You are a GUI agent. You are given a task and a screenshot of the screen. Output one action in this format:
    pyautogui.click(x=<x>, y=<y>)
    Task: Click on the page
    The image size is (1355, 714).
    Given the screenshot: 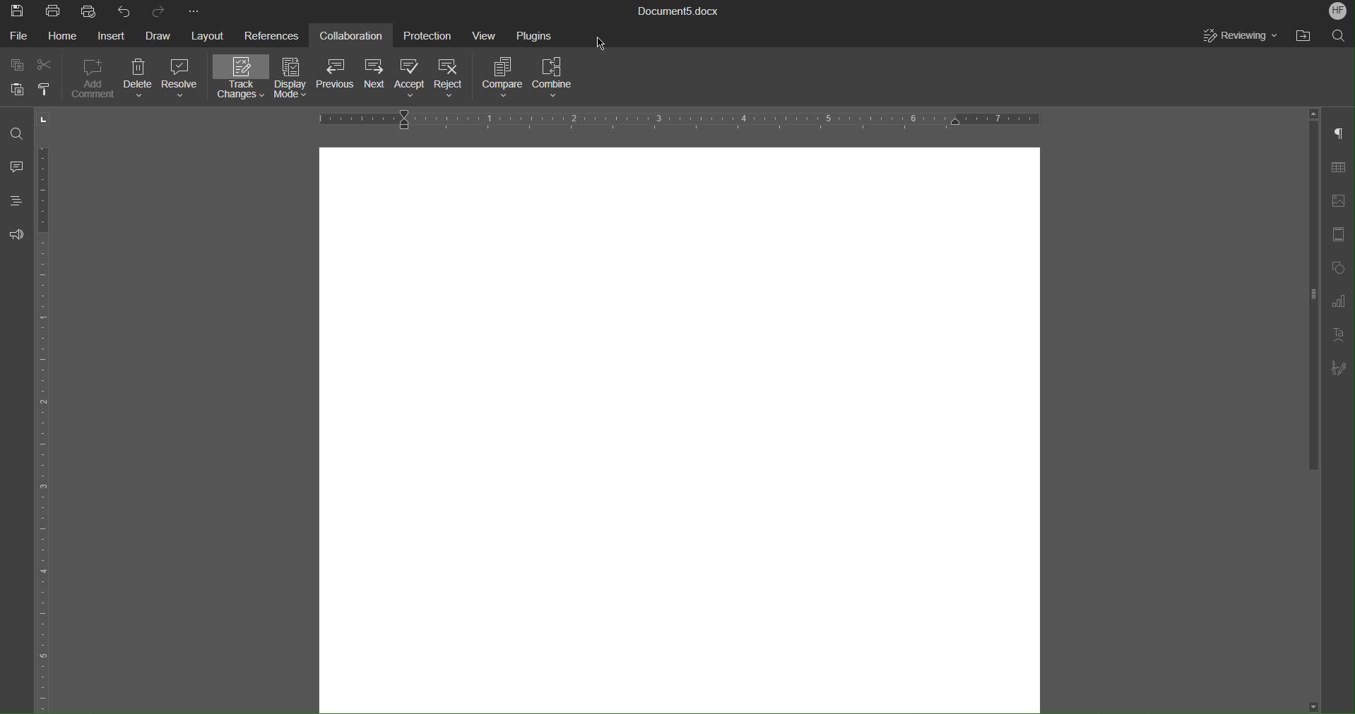 What is the action you would take?
    pyautogui.click(x=678, y=425)
    